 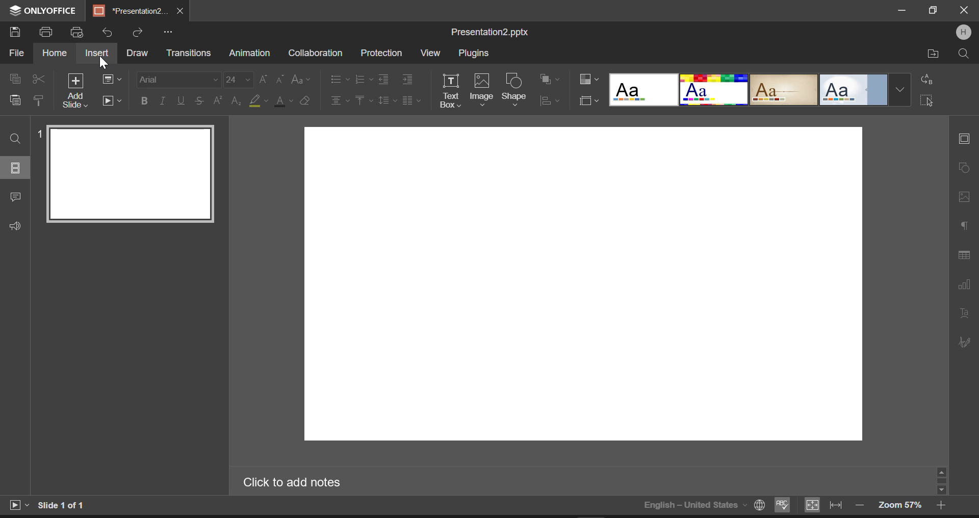 What do you see at coordinates (481, 91) in the screenshot?
I see `Image` at bounding box center [481, 91].